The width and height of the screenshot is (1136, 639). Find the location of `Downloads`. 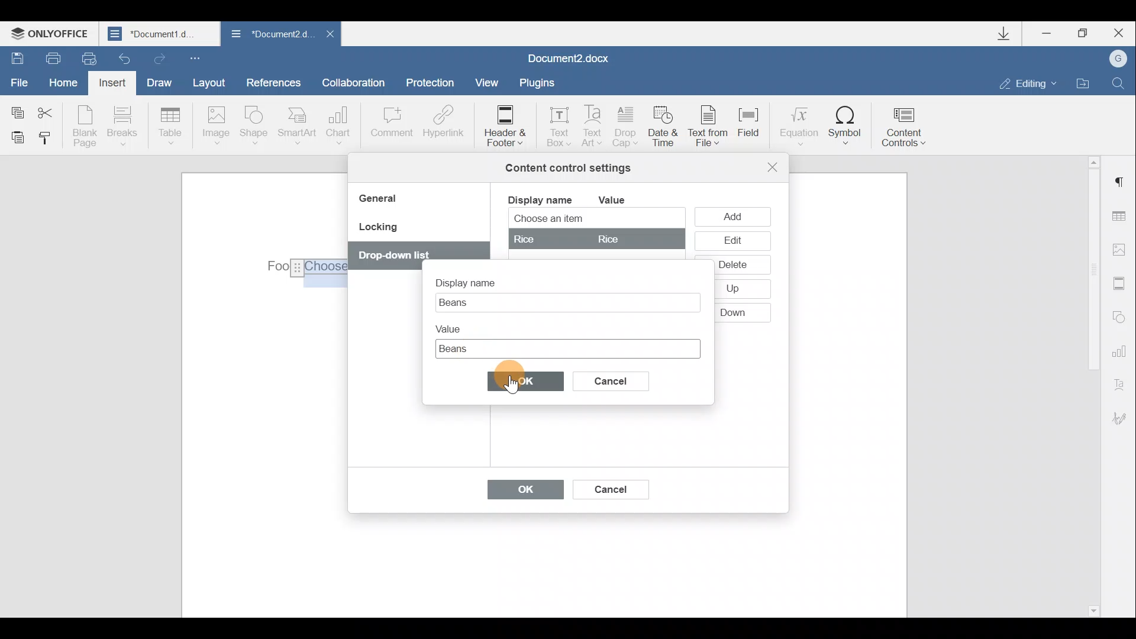

Downloads is located at coordinates (1008, 34).